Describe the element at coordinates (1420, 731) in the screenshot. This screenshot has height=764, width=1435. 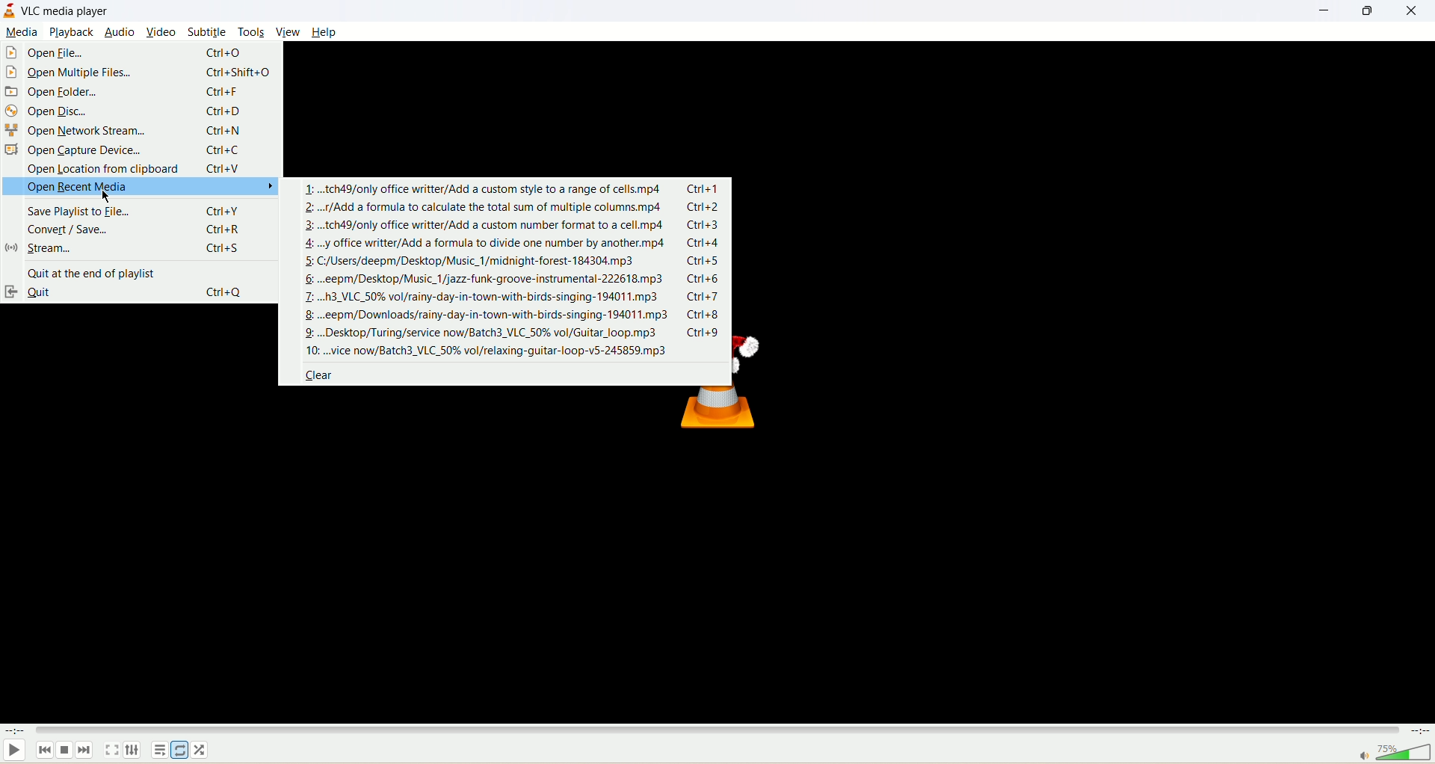
I see `time left` at that location.